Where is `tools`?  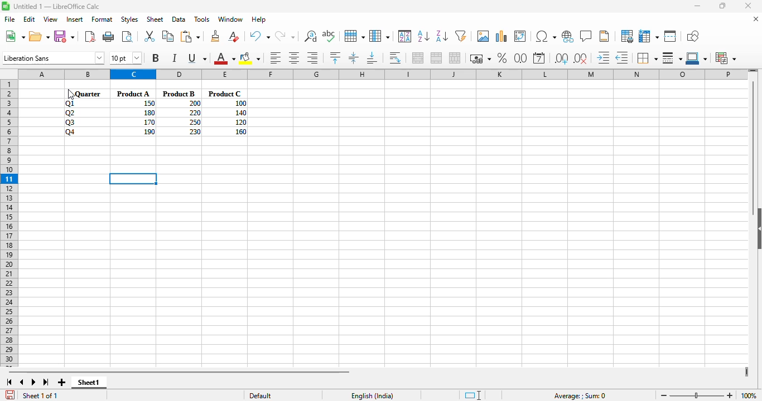
tools is located at coordinates (201, 19).